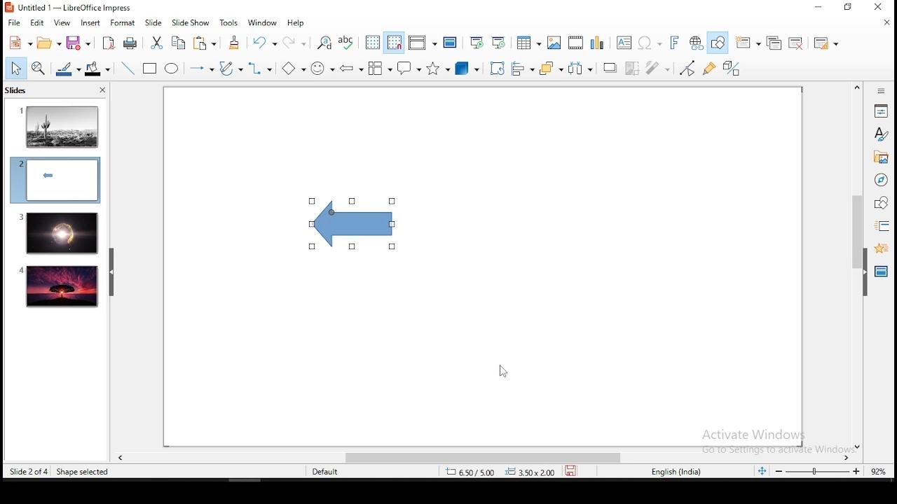  Describe the element at coordinates (526, 41) in the screenshot. I see `tables` at that location.